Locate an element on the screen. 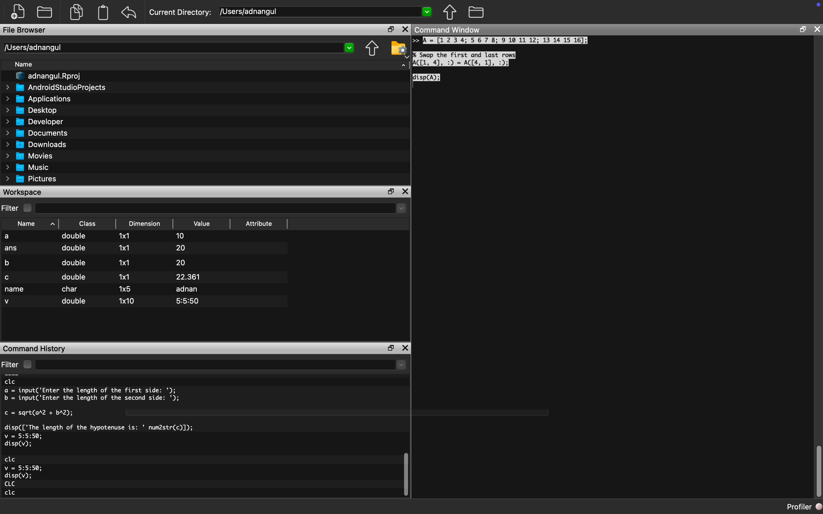  Hide is located at coordinates (404, 67).